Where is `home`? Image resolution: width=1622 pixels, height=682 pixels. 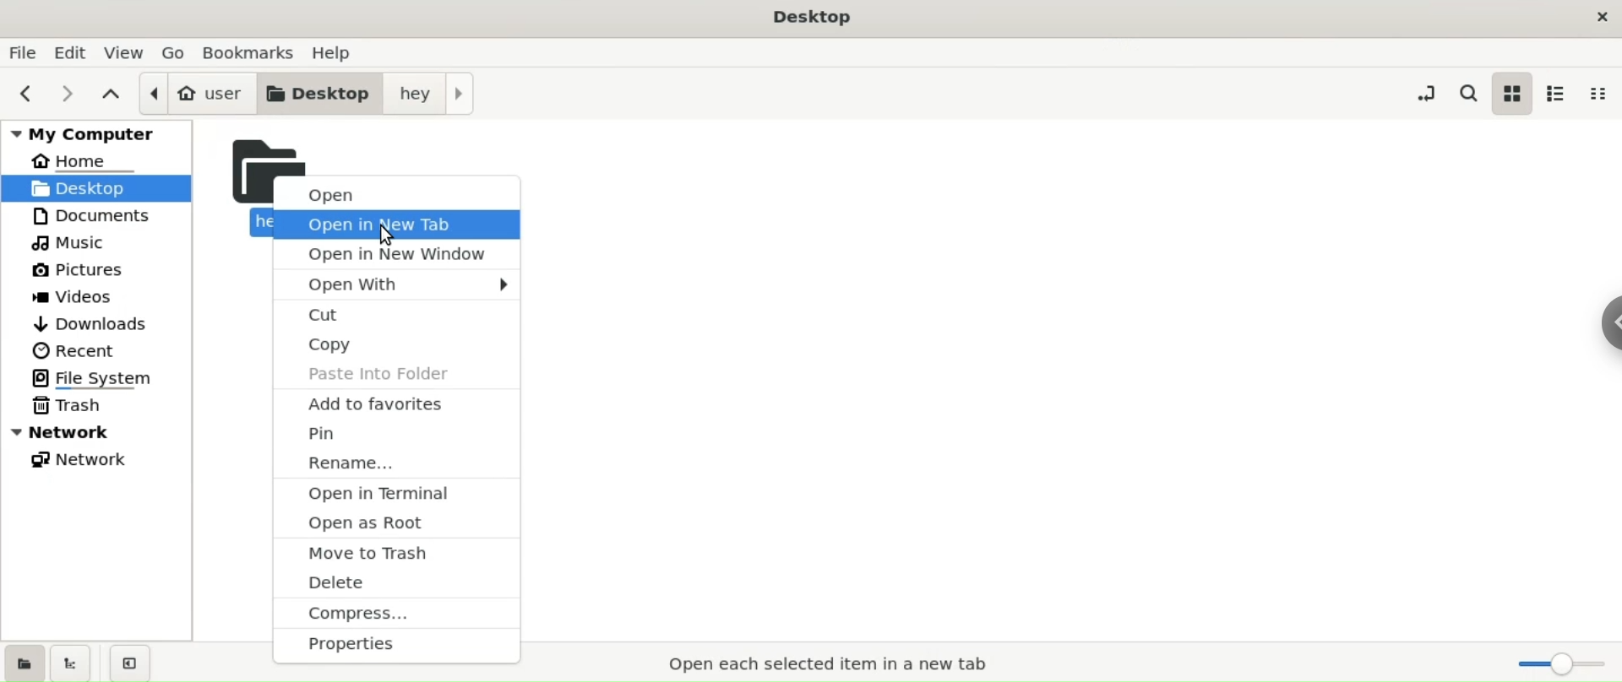
home is located at coordinates (96, 161).